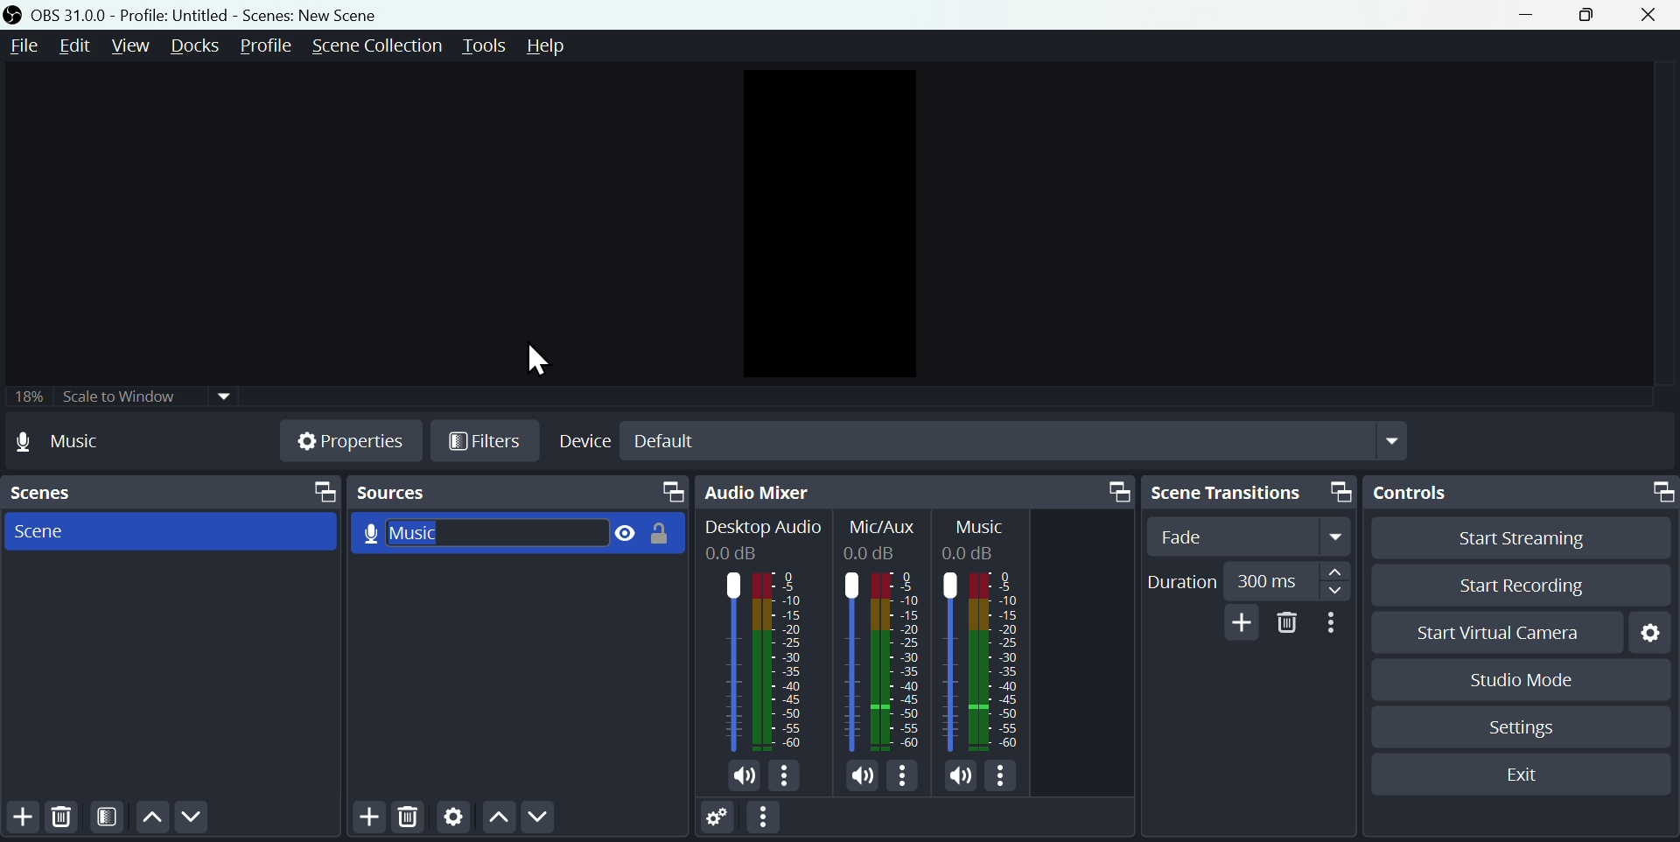 This screenshot has height=842, width=1680. Describe the element at coordinates (1002, 775) in the screenshot. I see `Options` at that location.